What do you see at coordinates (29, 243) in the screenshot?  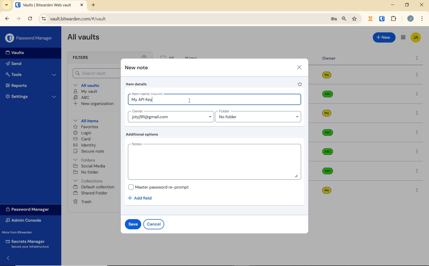 I see `Secrets Manager` at bounding box center [29, 243].